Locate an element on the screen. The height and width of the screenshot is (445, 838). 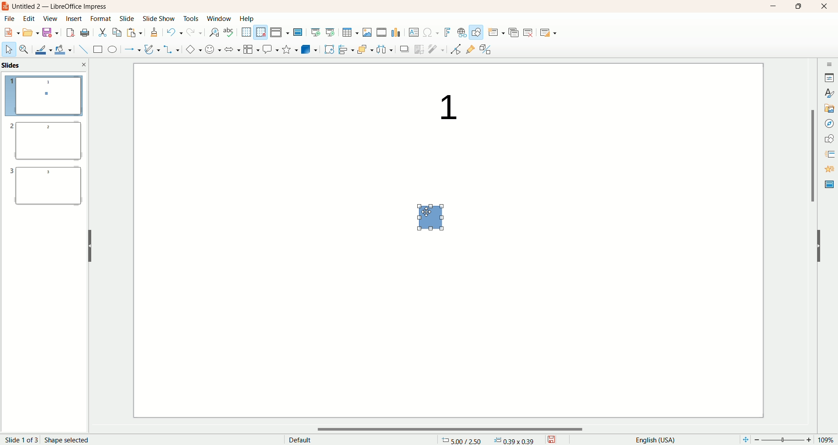
slide is located at coordinates (127, 19).